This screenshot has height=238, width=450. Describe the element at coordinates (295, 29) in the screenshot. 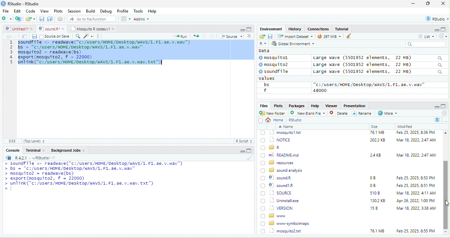

I see `History` at that location.